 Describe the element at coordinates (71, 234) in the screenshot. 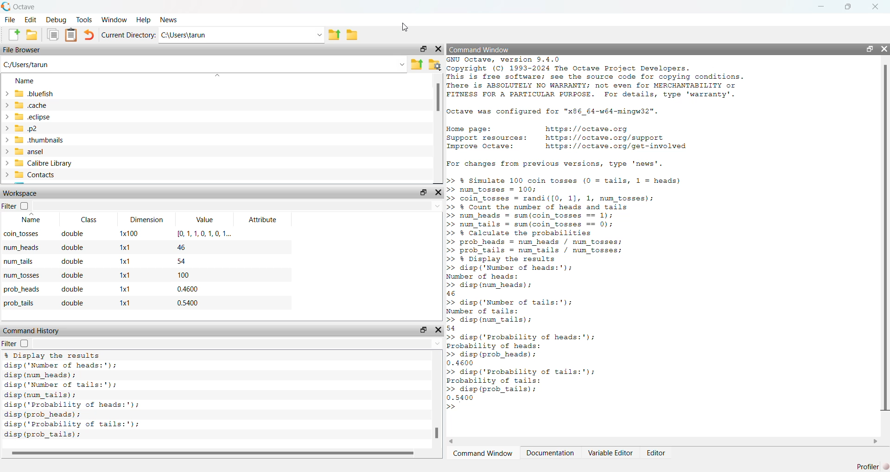

I see `double` at that location.